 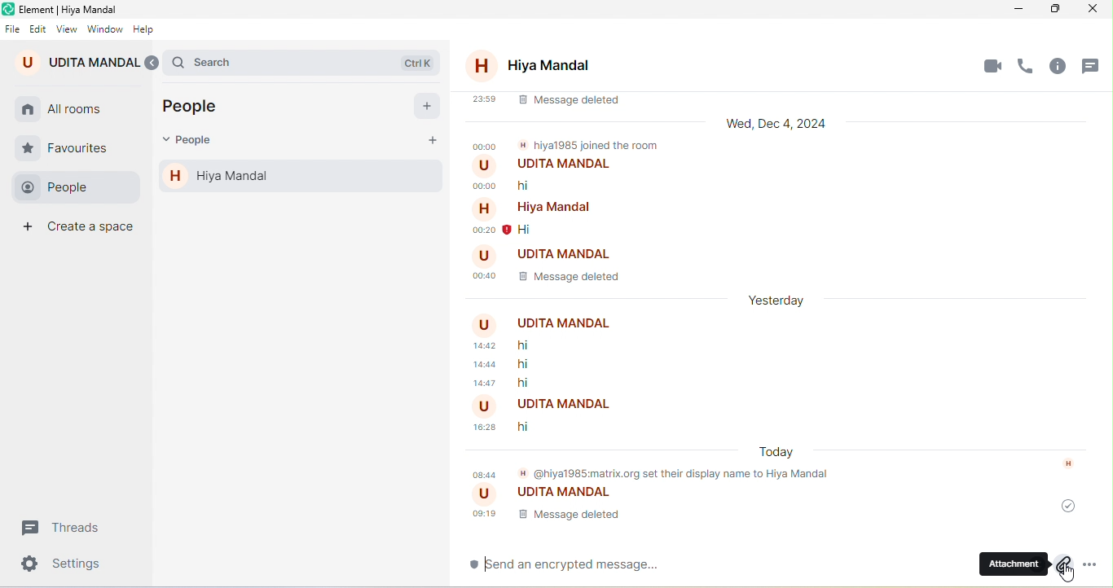 I want to click on h, so click(x=1072, y=464).